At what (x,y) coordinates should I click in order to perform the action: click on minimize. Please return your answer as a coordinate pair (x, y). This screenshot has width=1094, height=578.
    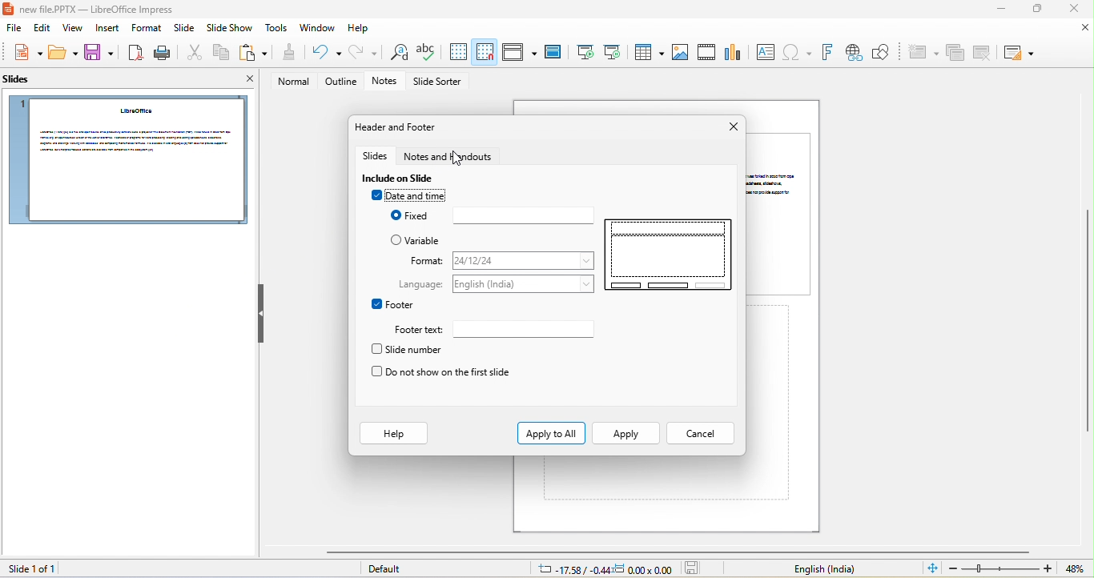
    Looking at the image, I should click on (998, 10).